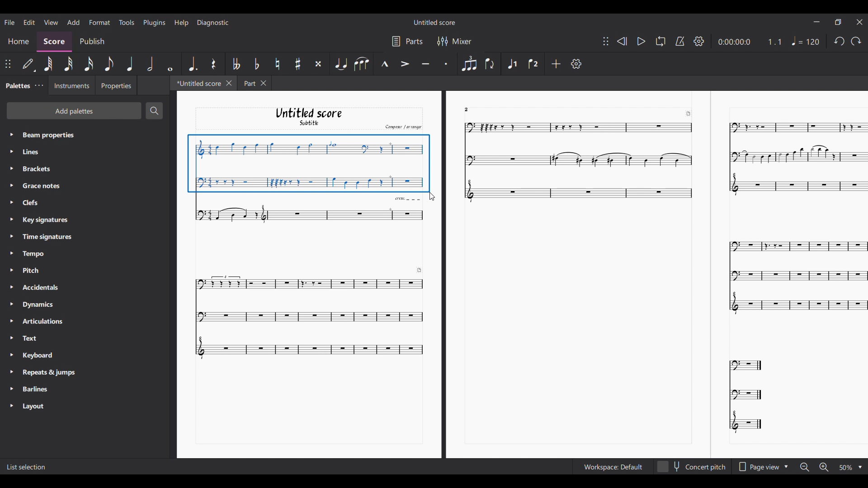  What do you see at coordinates (405, 64) in the screenshot?
I see `Accent` at bounding box center [405, 64].